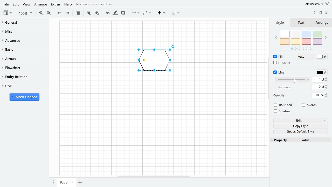  Describe the element at coordinates (24, 49) in the screenshot. I see `Basic` at that location.